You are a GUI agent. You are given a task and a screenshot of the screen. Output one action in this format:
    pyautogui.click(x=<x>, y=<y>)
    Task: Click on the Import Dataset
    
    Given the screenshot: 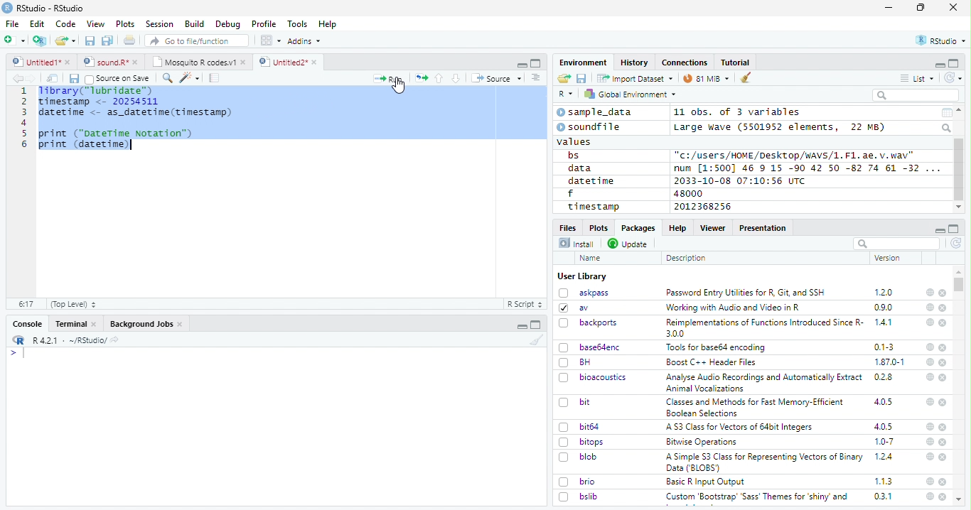 What is the action you would take?
    pyautogui.click(x=635, y=78)
    